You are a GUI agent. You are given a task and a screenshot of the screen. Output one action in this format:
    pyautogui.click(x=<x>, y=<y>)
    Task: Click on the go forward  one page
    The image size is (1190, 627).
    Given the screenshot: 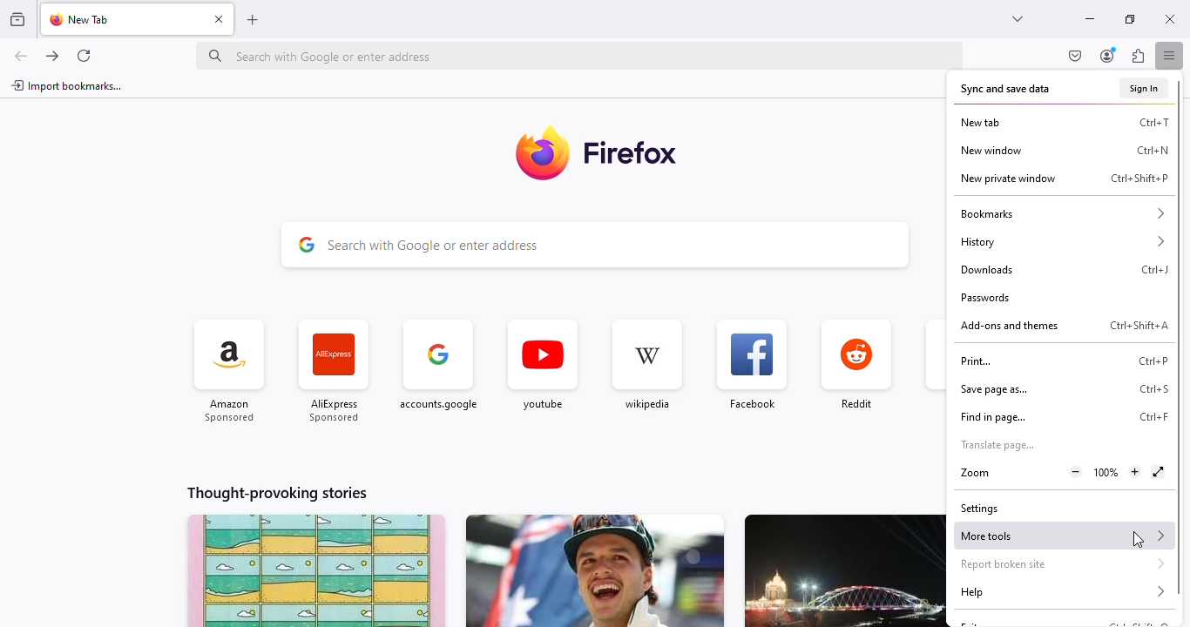 What is the action you would take?
    pyautogui.click(x=53, y=56)
    